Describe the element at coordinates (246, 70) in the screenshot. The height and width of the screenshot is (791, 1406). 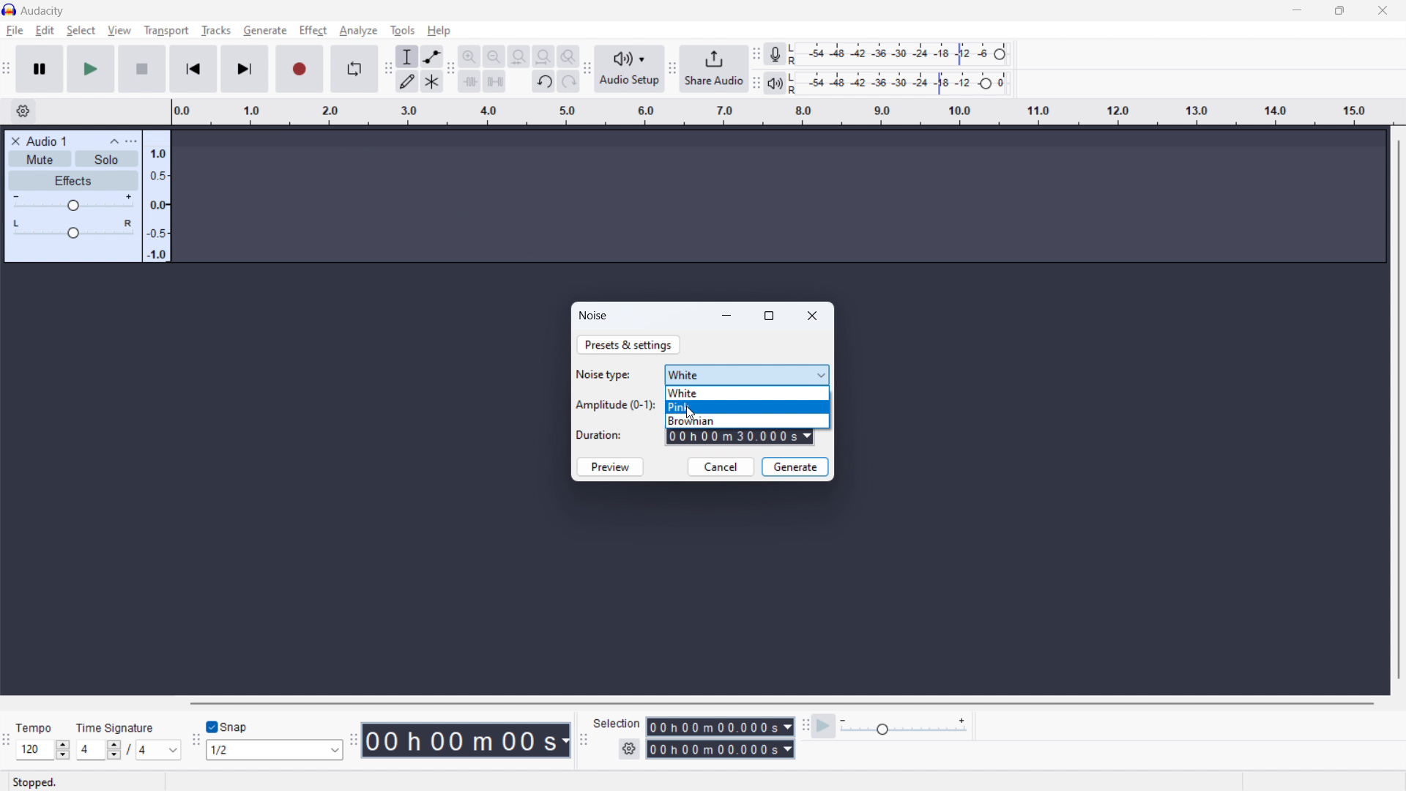
I see `skip to last` at that location.